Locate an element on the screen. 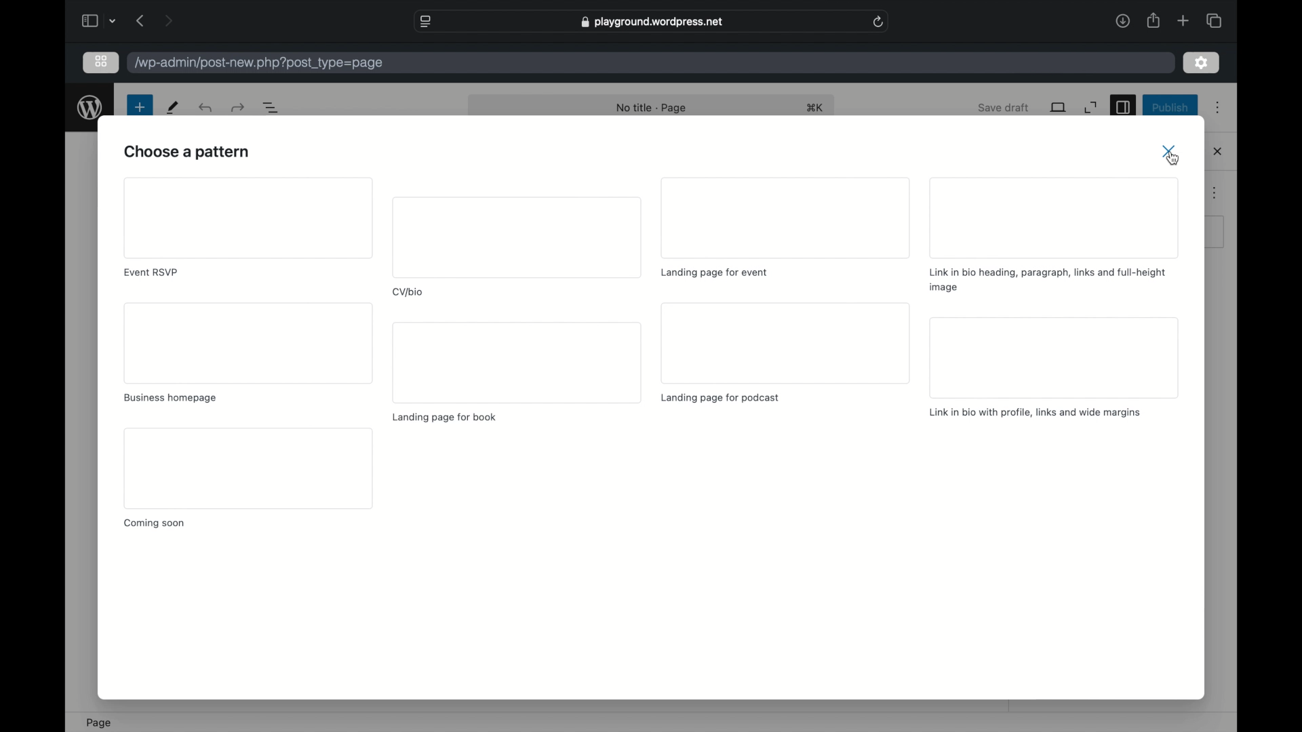  document overview is located at coordinates (273, 108).